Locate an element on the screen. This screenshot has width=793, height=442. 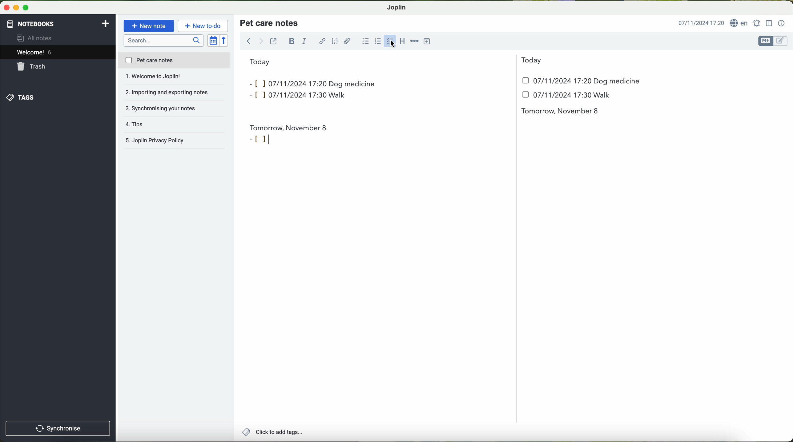
cursor on checkbox option is located at coordinates (391, 41).